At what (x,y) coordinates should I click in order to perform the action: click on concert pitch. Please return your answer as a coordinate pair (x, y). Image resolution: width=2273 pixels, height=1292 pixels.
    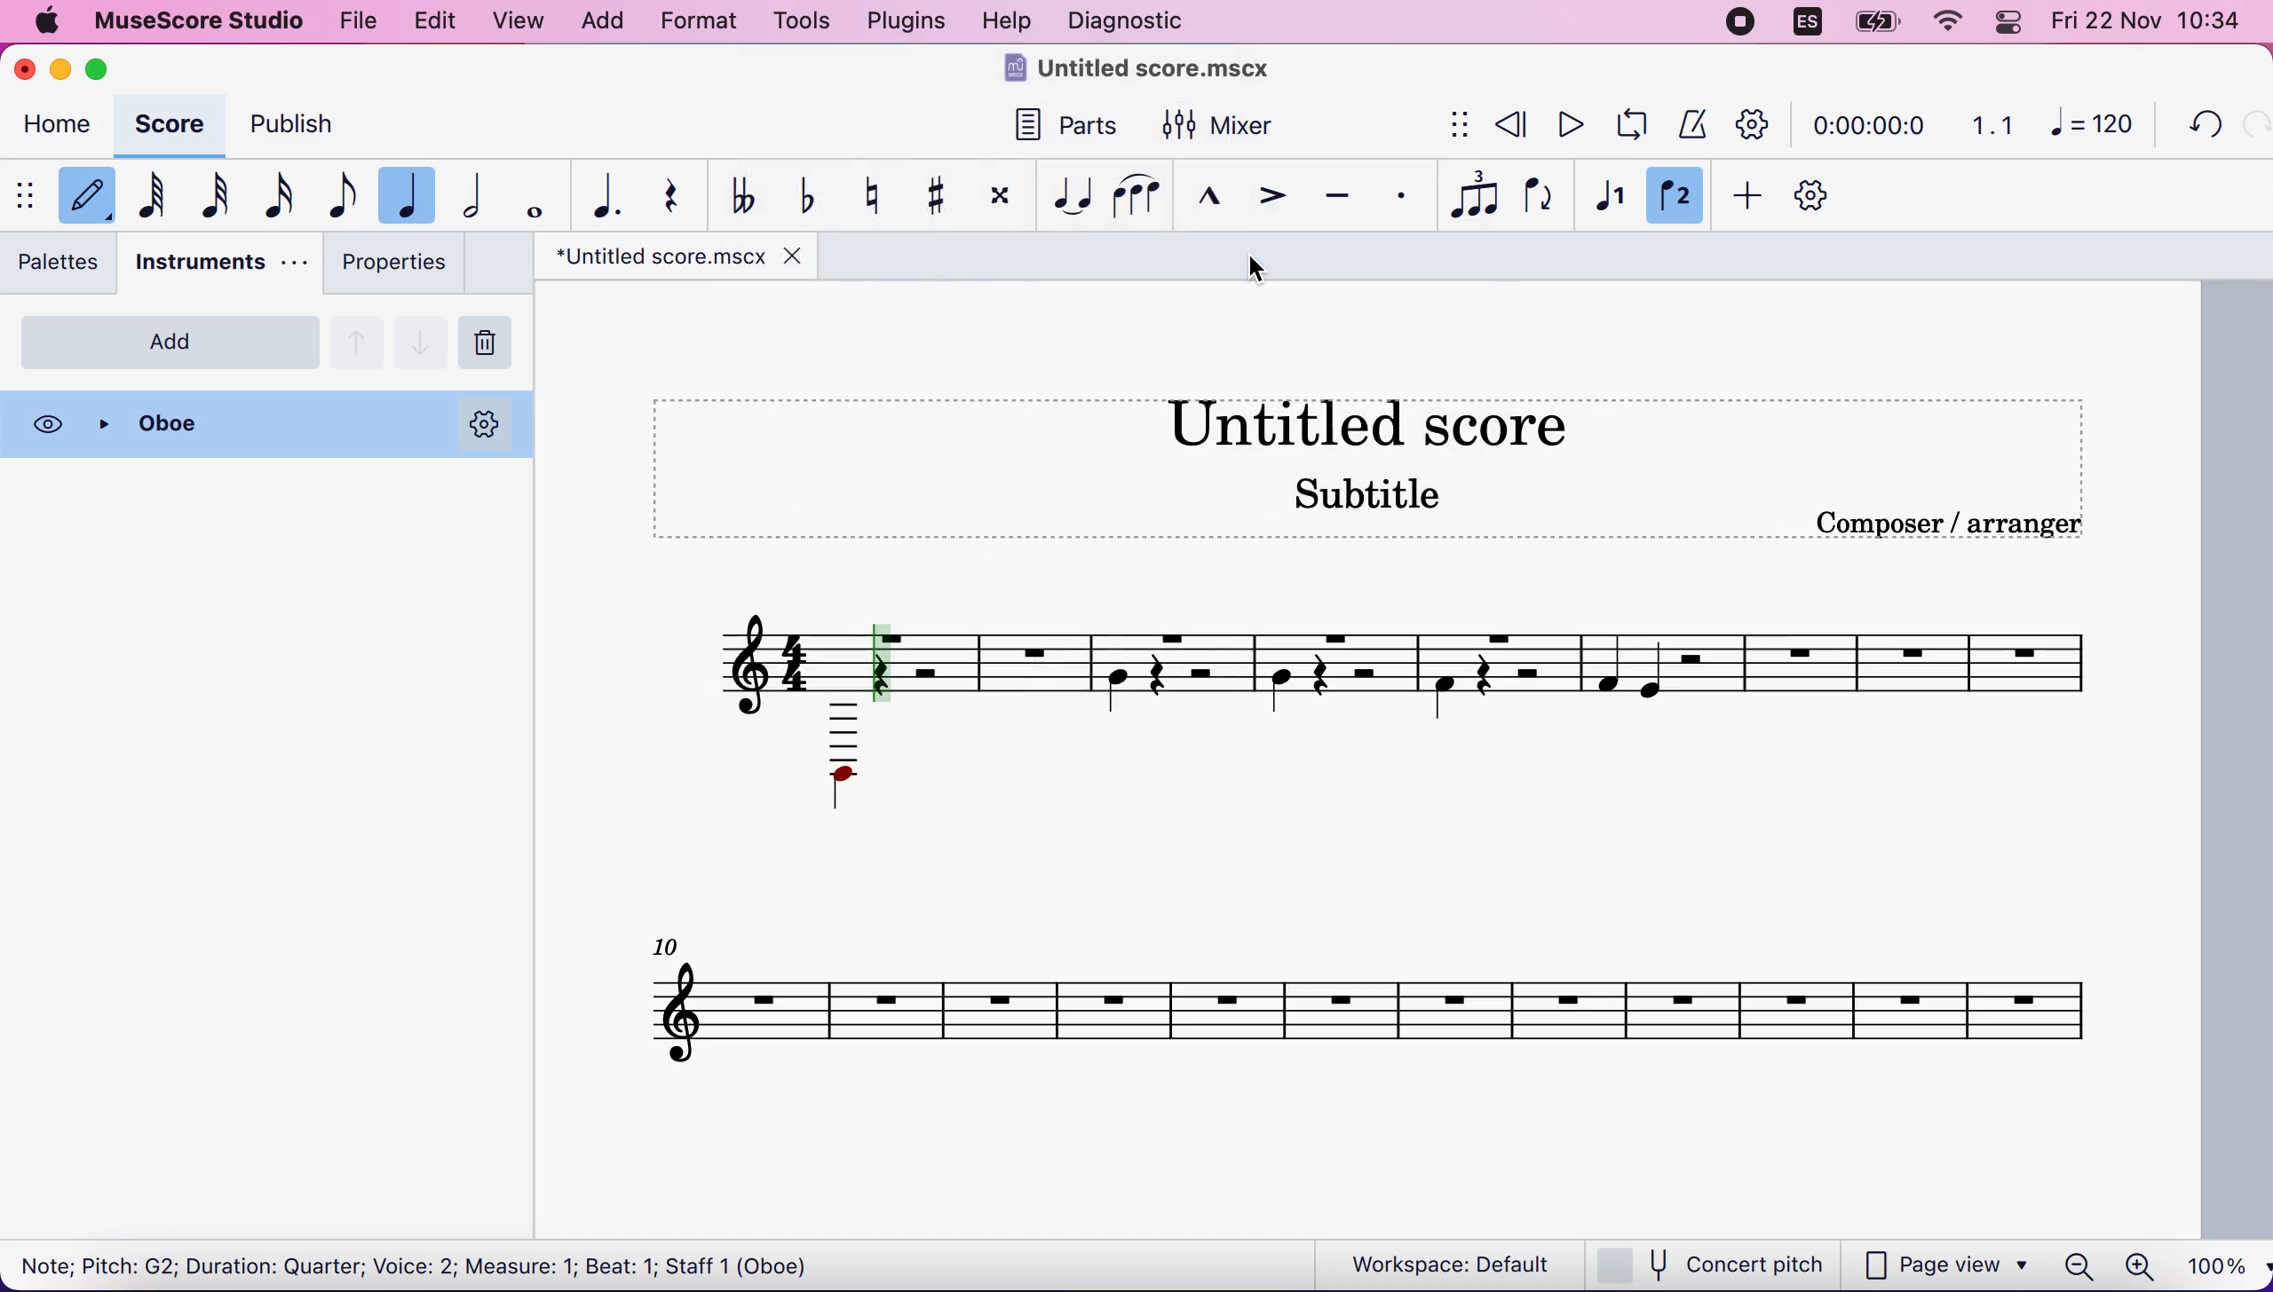
    Looking at the image, I should click on (1714, 1263).